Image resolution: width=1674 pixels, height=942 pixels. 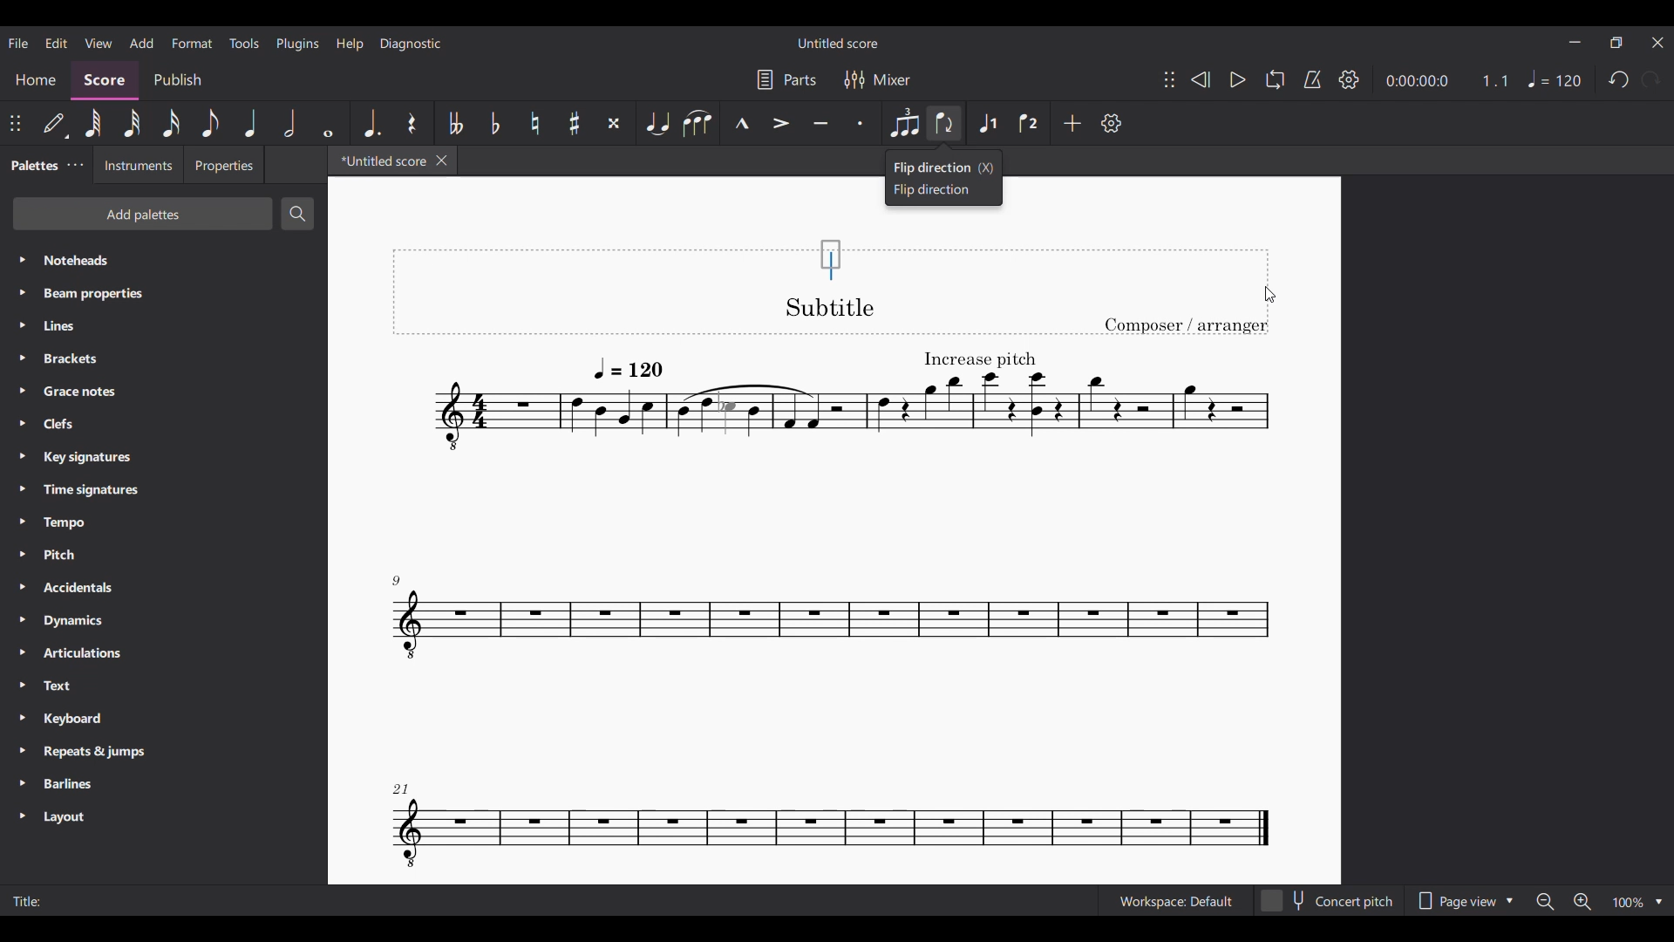 What do you see at coordinates (412, 123) in the screenshot?
I see `Rest` at bounding box center [412, 123].